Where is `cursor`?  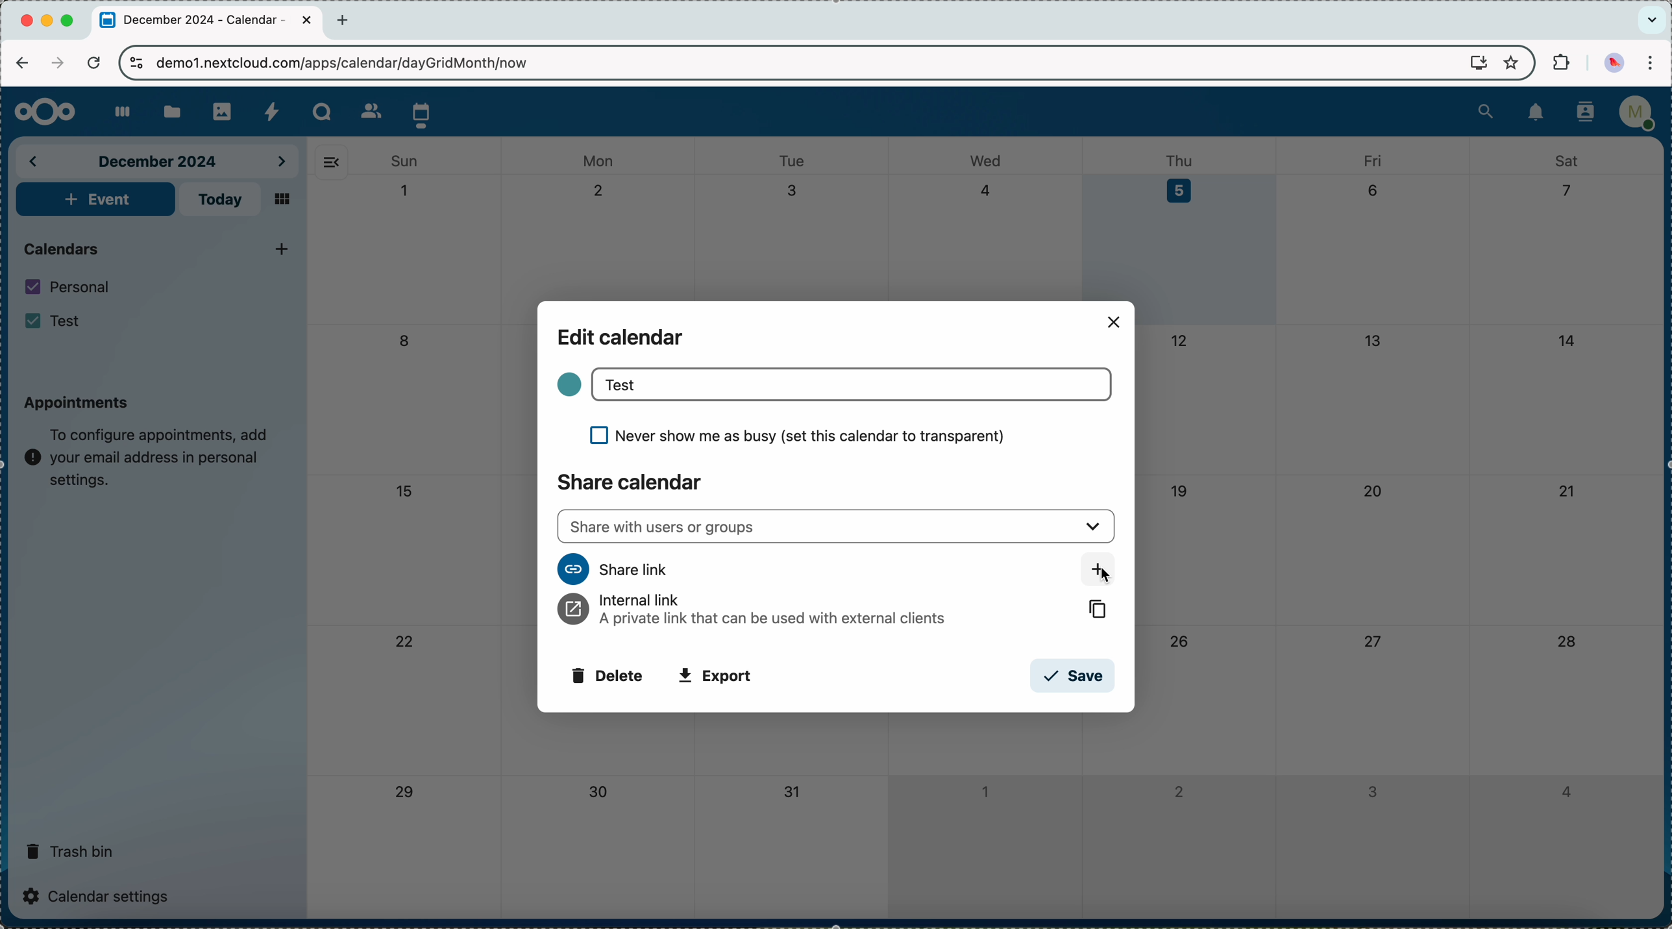
cursor is located at coordinates (1109, 579).